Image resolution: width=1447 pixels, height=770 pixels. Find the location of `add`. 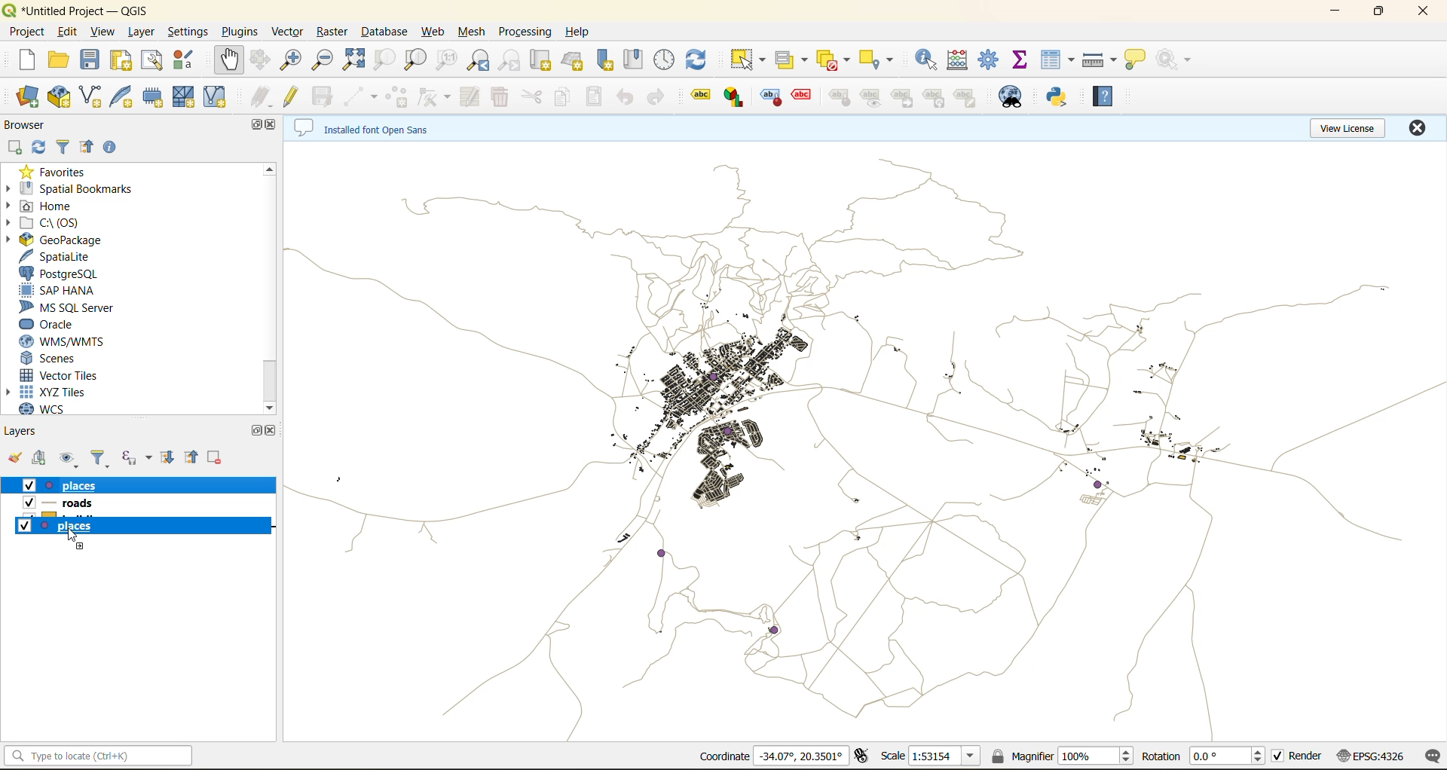

add is located at coordinates (41, 457).